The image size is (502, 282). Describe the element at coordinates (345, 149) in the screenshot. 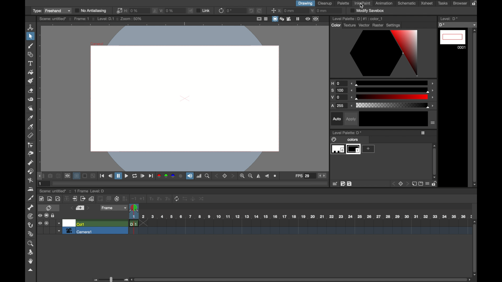

I see `level 0 and 1` at that location.